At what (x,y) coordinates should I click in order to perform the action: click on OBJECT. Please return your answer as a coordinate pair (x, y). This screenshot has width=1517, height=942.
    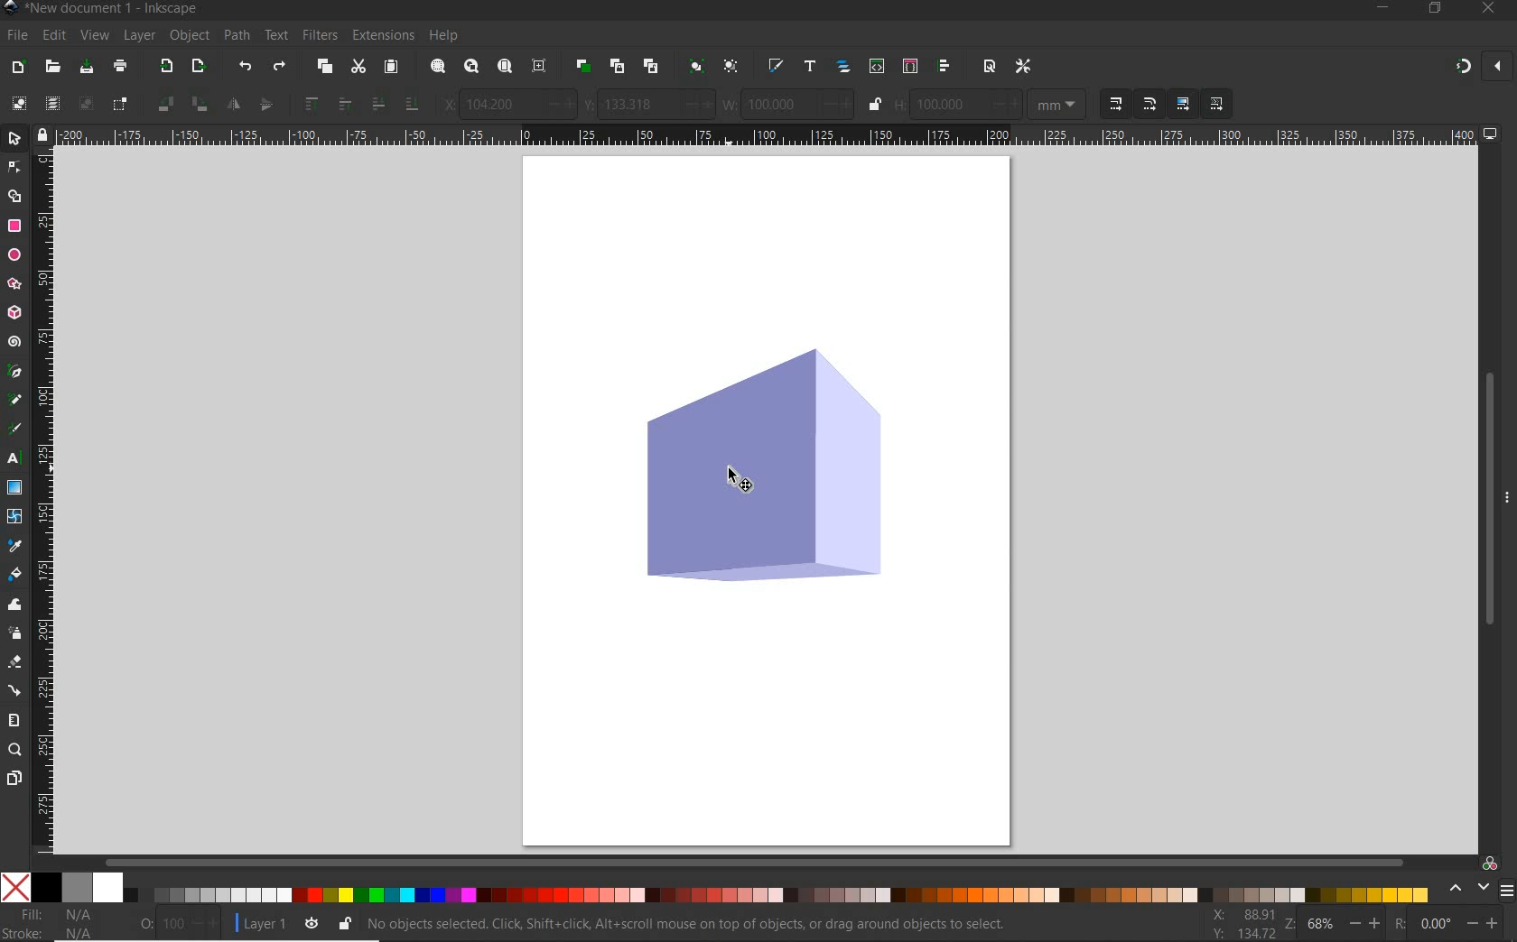
    Looking at the image, I should click on (191, 36).